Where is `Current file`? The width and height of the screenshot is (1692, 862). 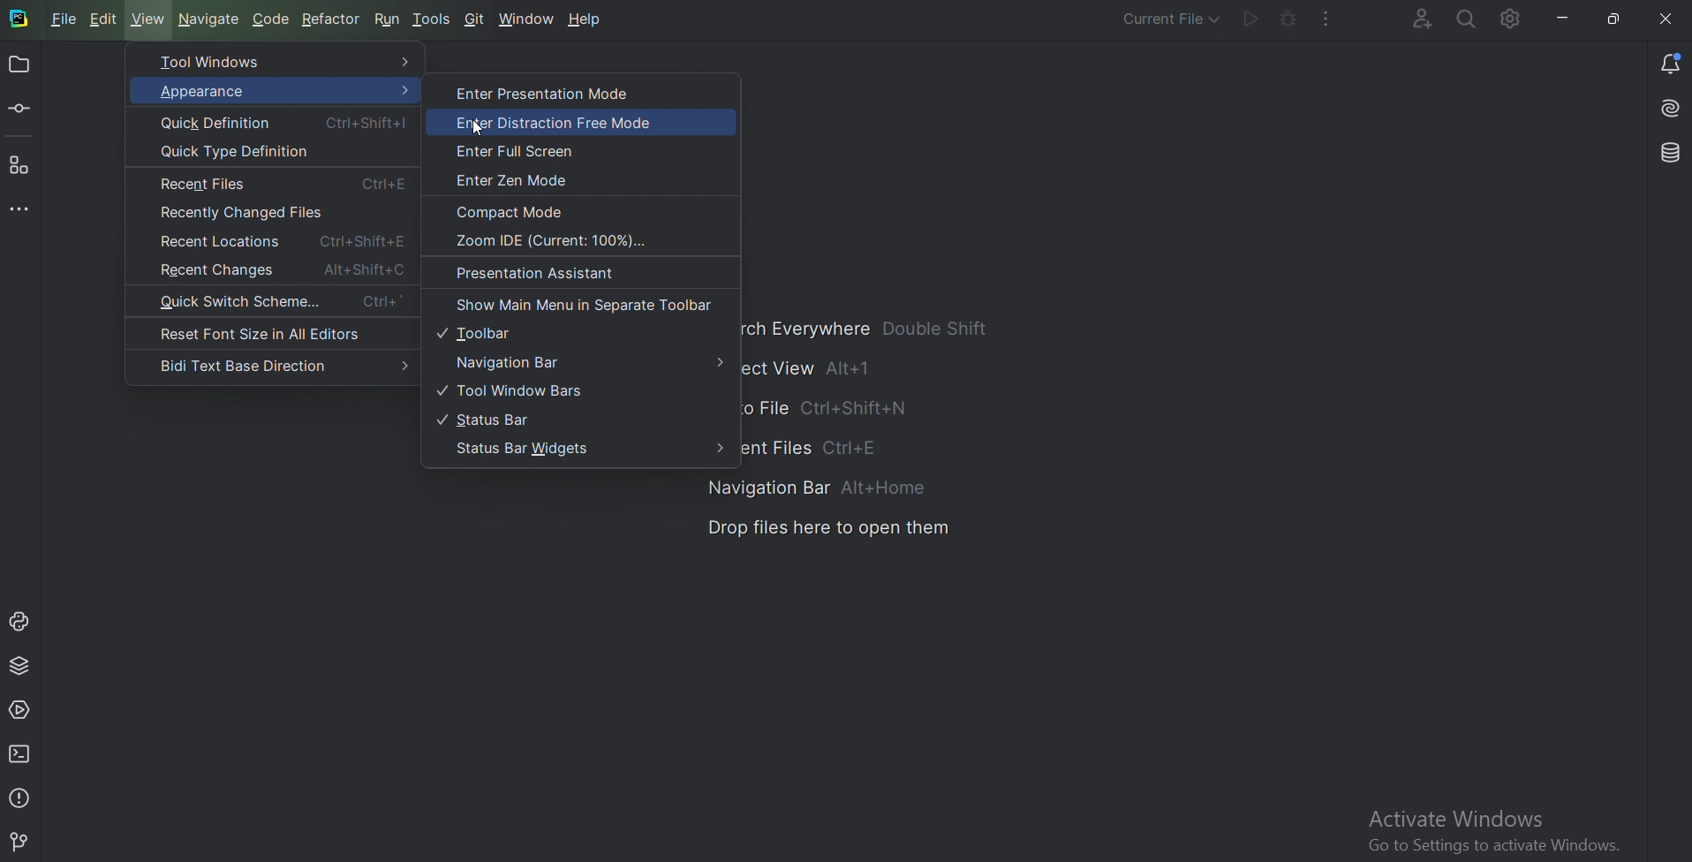 Current file is located at coordinates (1158, 19).